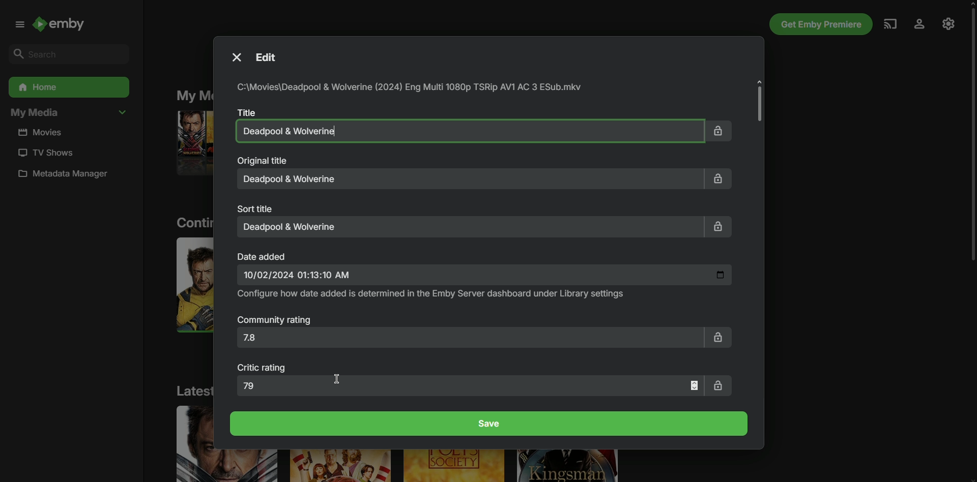 This screenshot has width=977, height=482. Describe the element at coordinates (468, 340) in the screenshot. I see `7.8` at that location.